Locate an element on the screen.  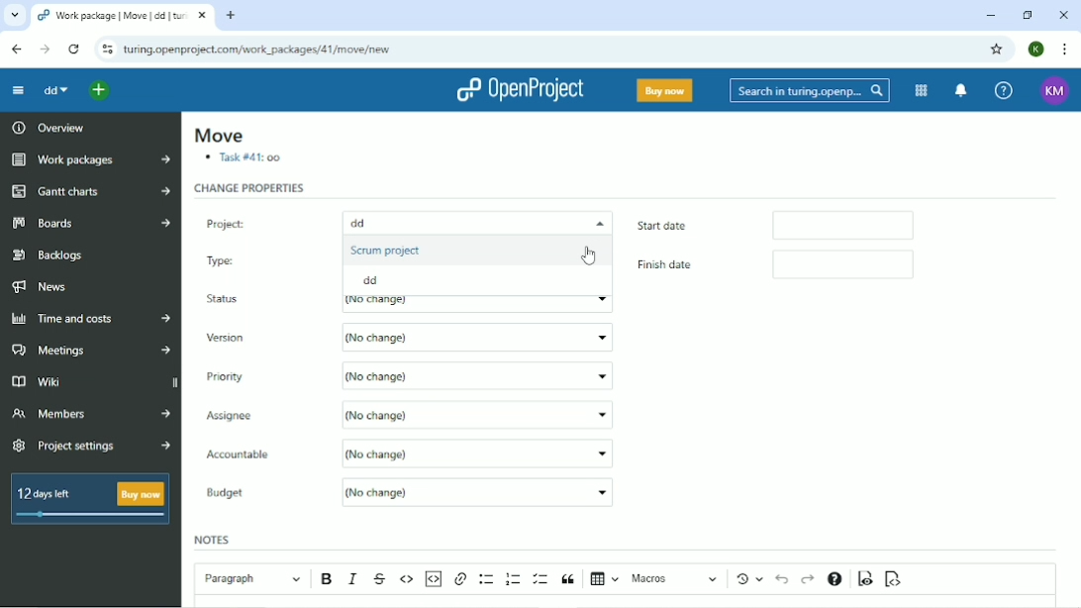
Work packages is located at coordinates (90, 160).